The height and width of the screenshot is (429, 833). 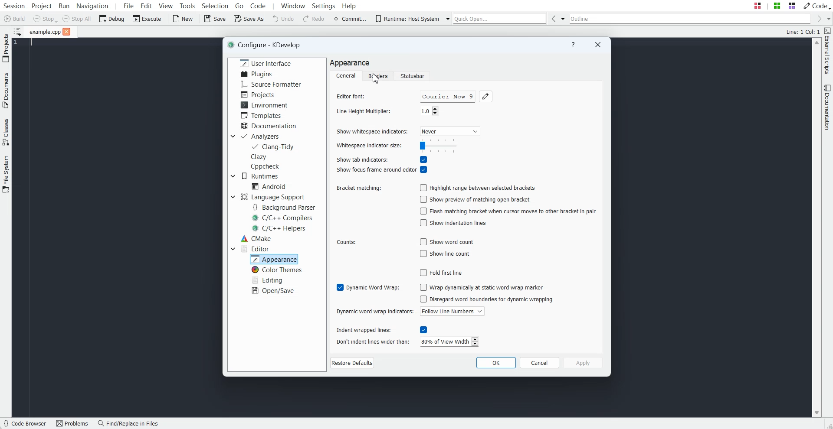 I want to click on Disable Fold first line, so click(x=443, y=273).